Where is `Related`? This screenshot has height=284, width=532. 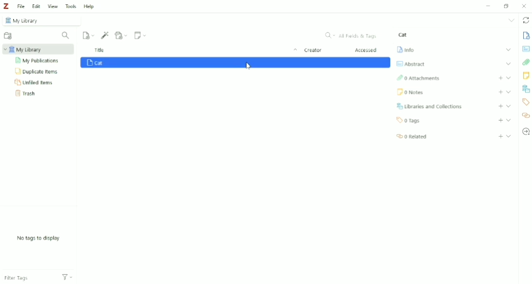
Related is located at coordinates (411, 136).